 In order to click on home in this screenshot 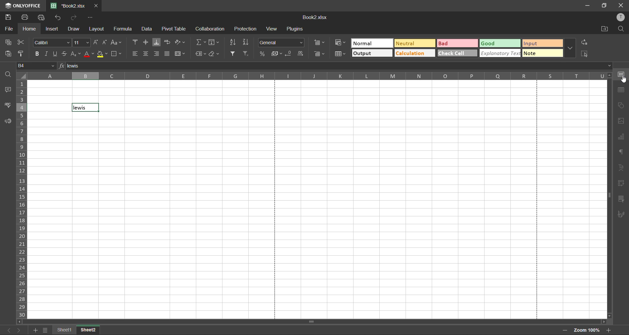, I will do `click(29, 29)`.